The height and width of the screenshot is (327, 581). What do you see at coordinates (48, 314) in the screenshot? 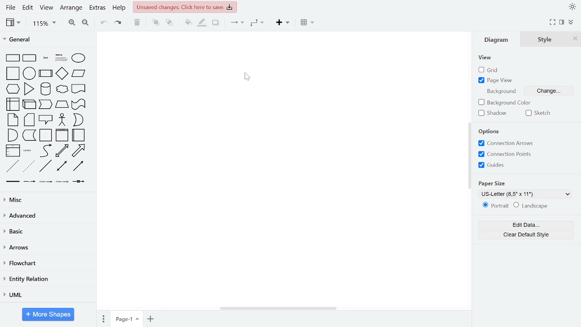
I see `more shapes` at bounding box center [48, 314].